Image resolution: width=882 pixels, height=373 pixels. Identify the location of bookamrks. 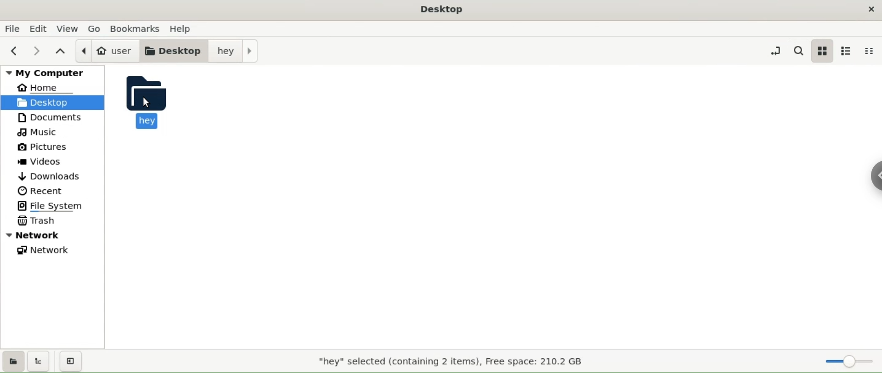
(133, 28).